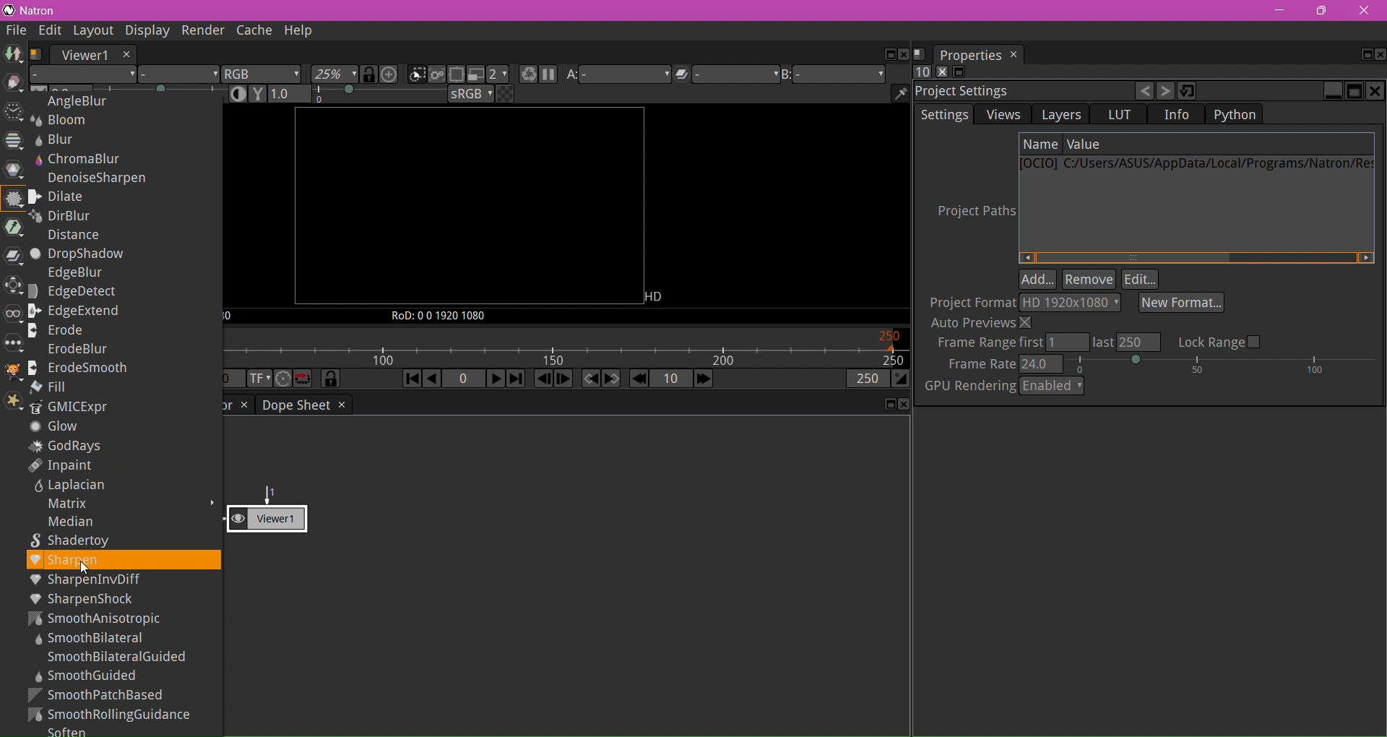 The image size is (1387, 737). What do you see at coordinates (335, 75) in the screenshot?
I see `Zoom applied to the image on the viewer` at bounding box center [335, 75].